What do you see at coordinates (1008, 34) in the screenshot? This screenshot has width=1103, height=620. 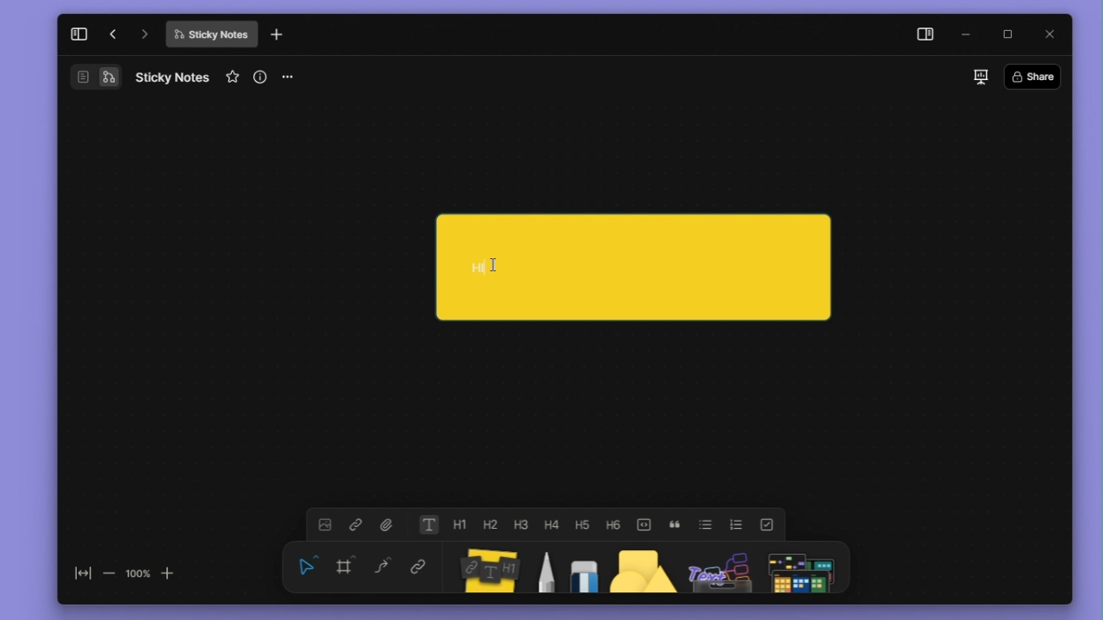 I see `maximize` at bounding box center [1008, 34].